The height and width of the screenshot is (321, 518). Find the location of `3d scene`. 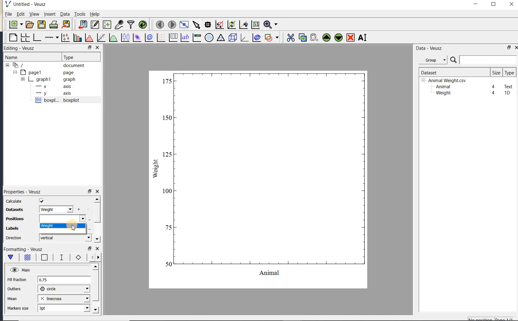

3d scene is located at coordinates (232, 38).